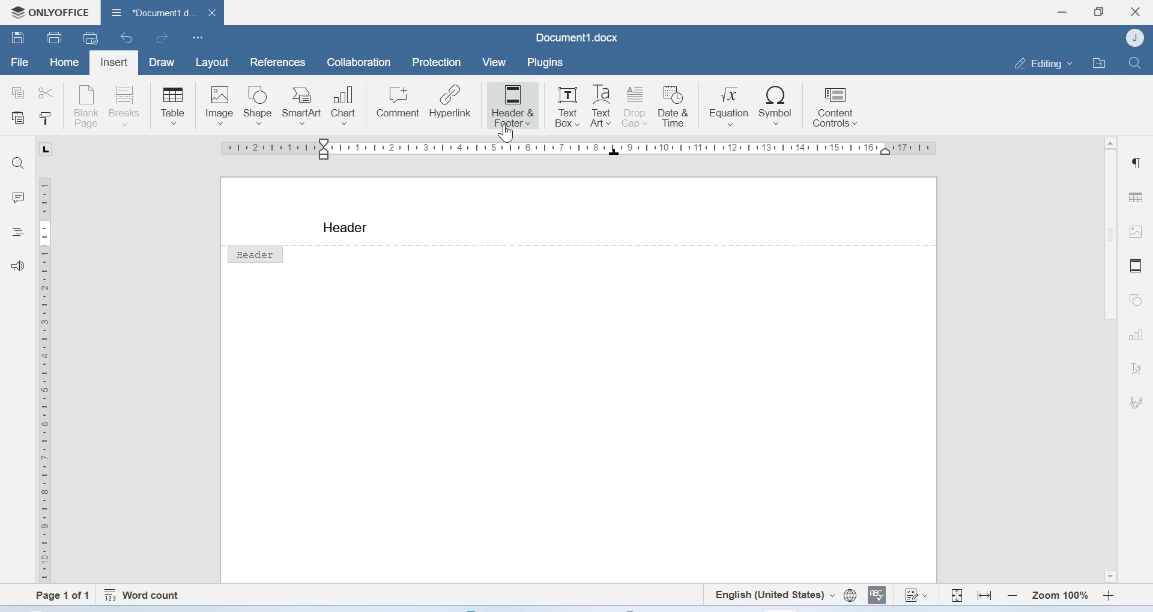  What do you see at coordinates (87, 105) in the screenshot?
I see `Blank page` at bounding box center [87, 105].